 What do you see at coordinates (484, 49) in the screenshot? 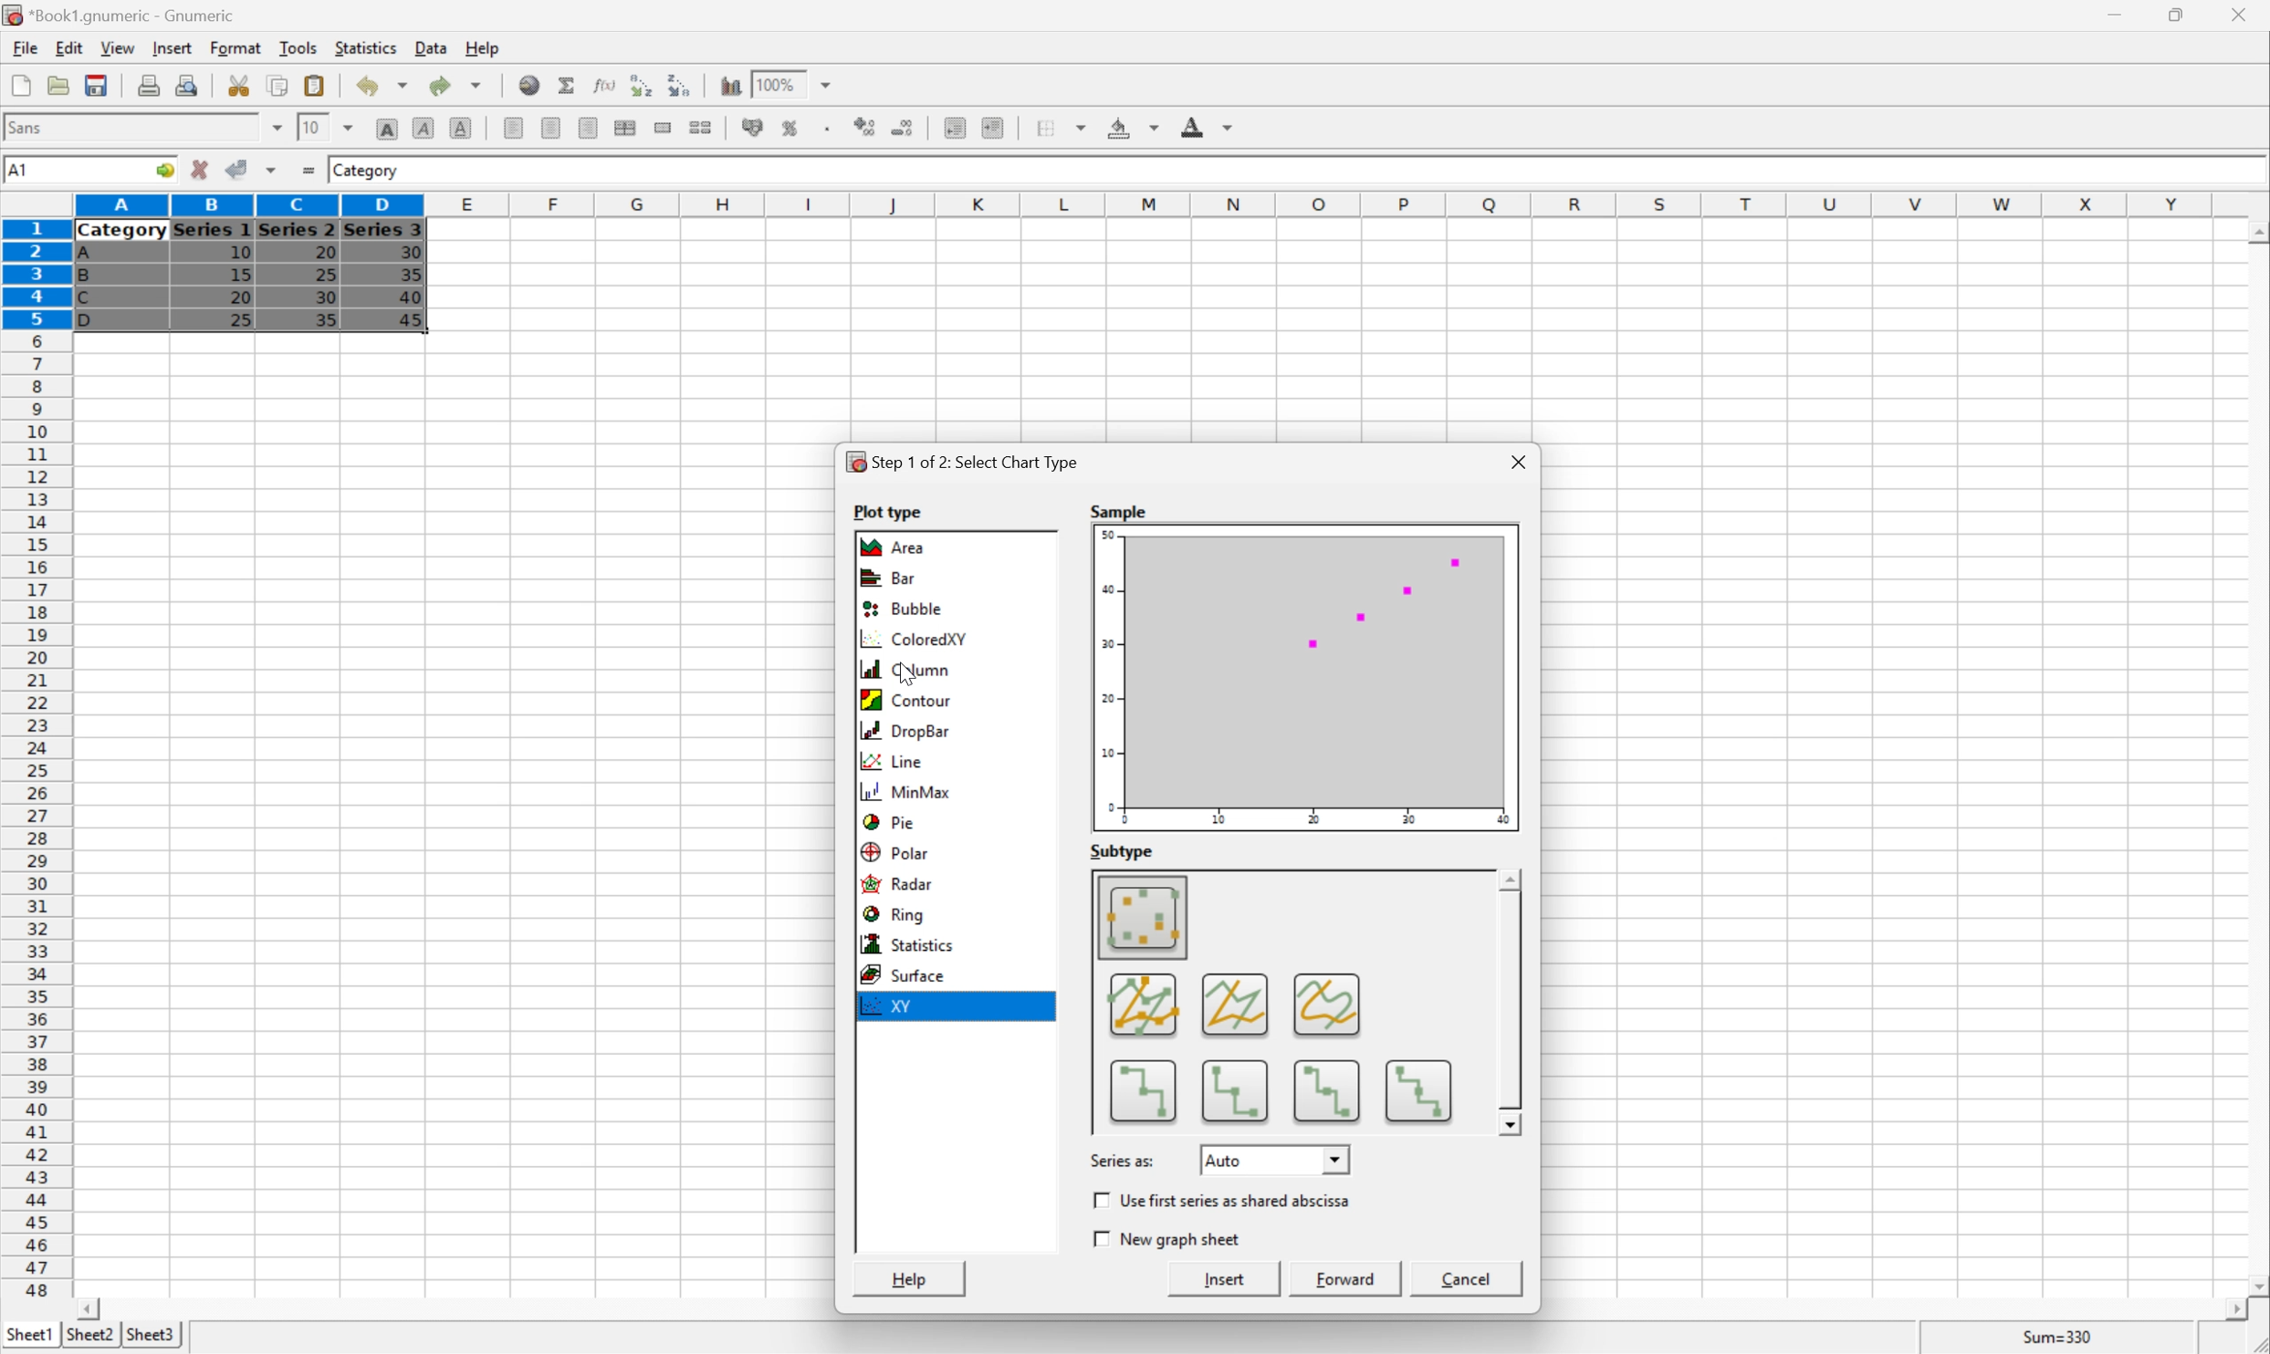
I see `Help` at bounding box center [484, 49].